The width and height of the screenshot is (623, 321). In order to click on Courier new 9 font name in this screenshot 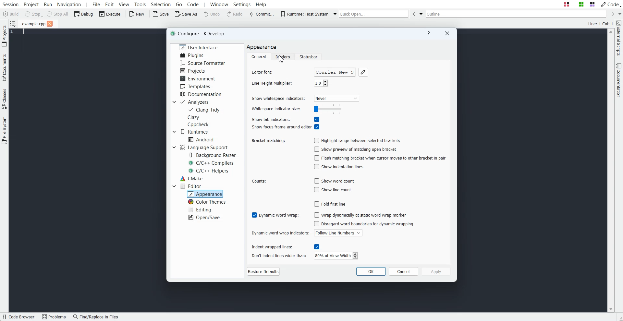, I will do `click(334, 72)`.